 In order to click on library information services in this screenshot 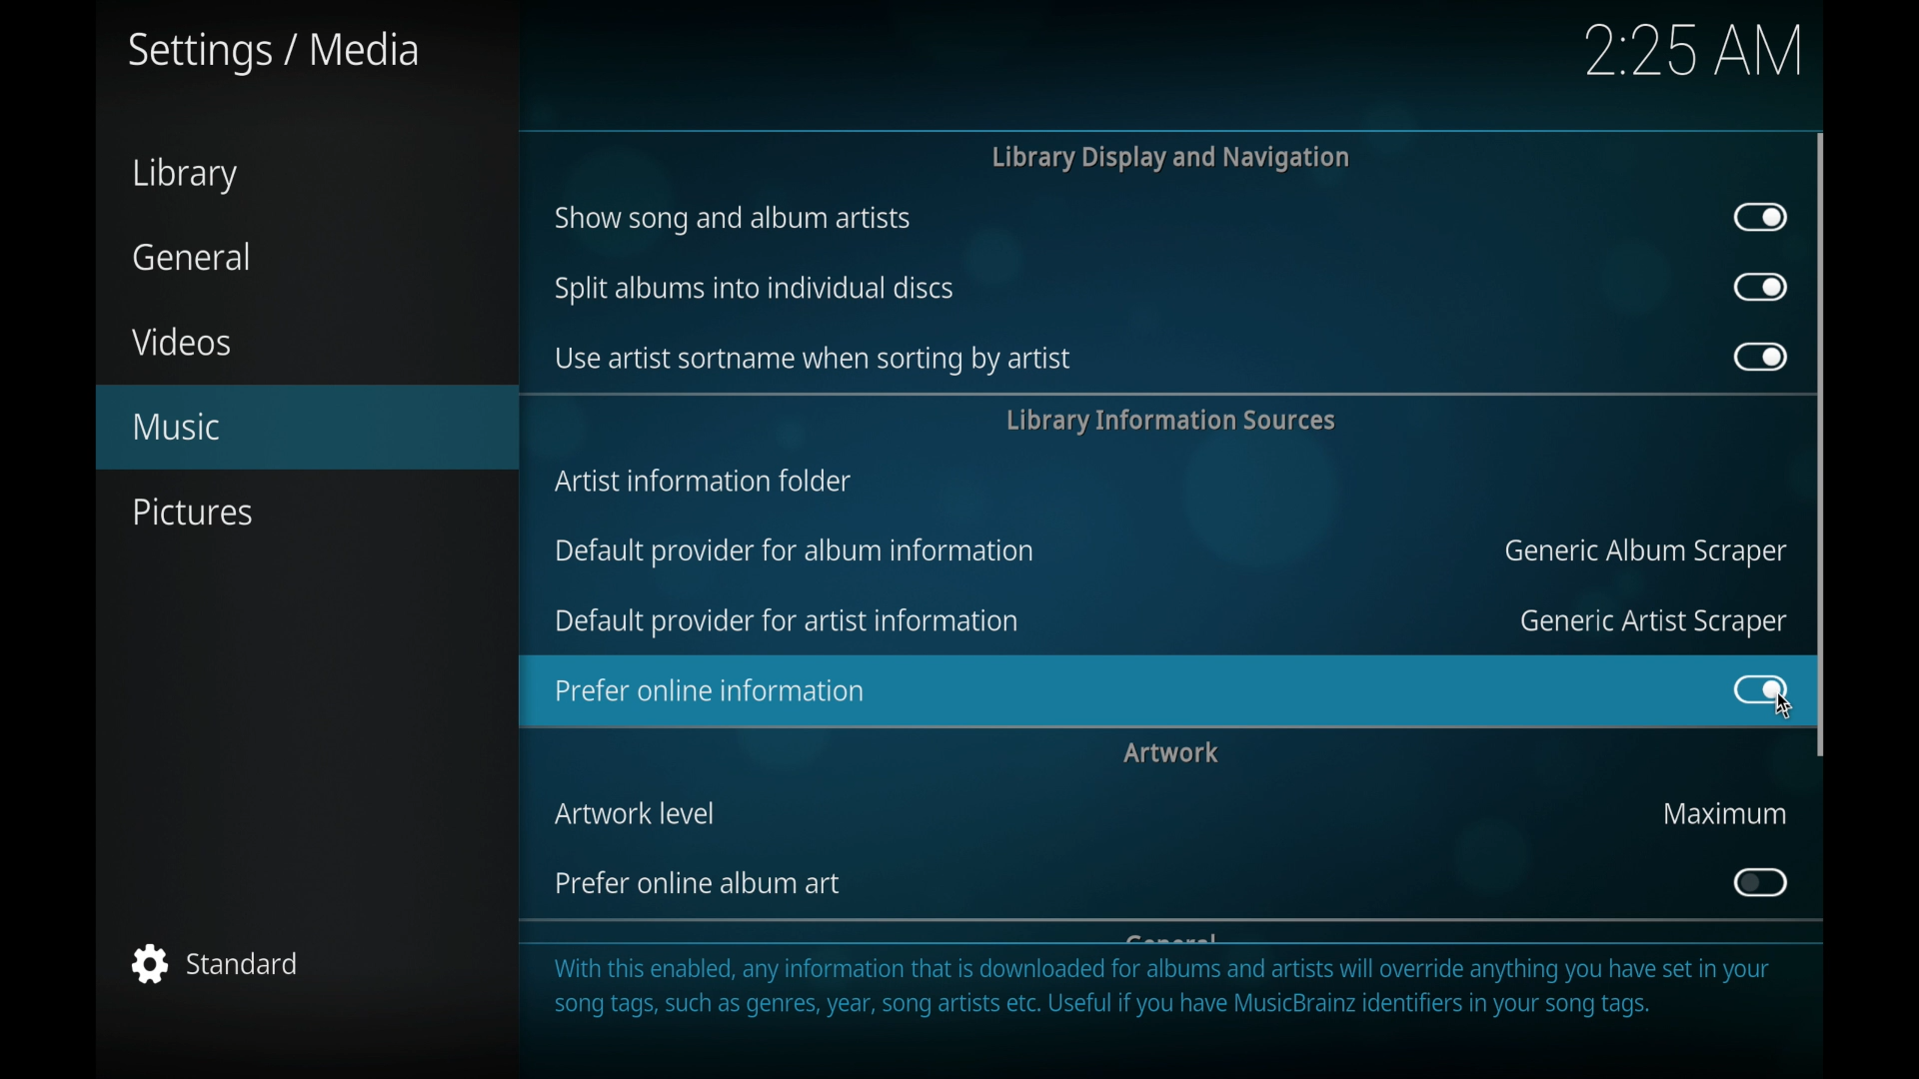, I will do `click(1169, 422)`.